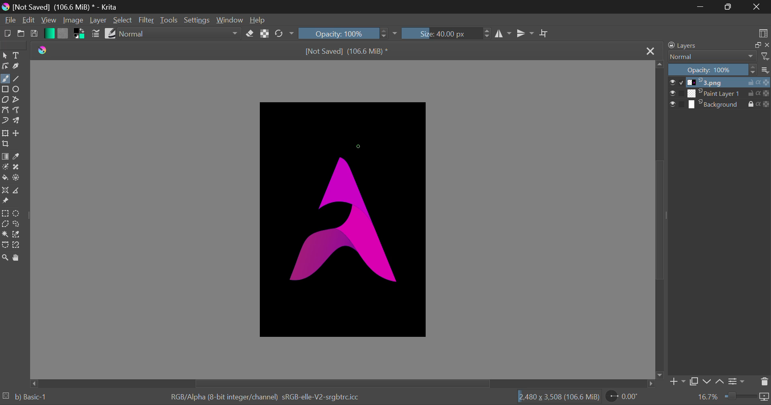  Describe the element at coordinates (271, 397) in the screenshot. I see `RGB/Alpha (8-bit integer/channel) sRGB-elle-V2-srgbtrc.icc` at that location.